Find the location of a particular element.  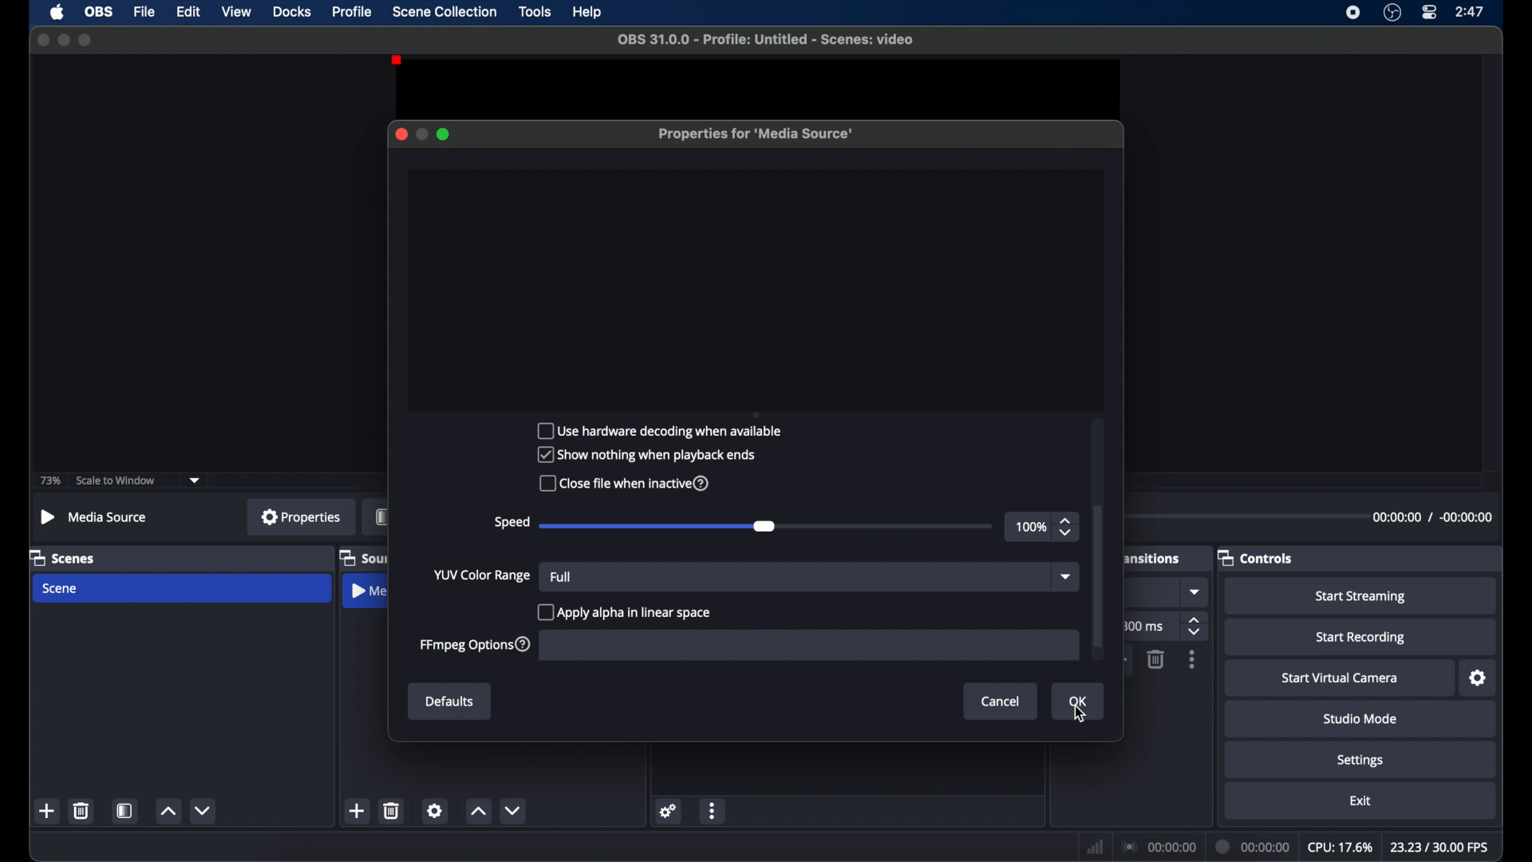

scene is located at coordinates (61, 588).